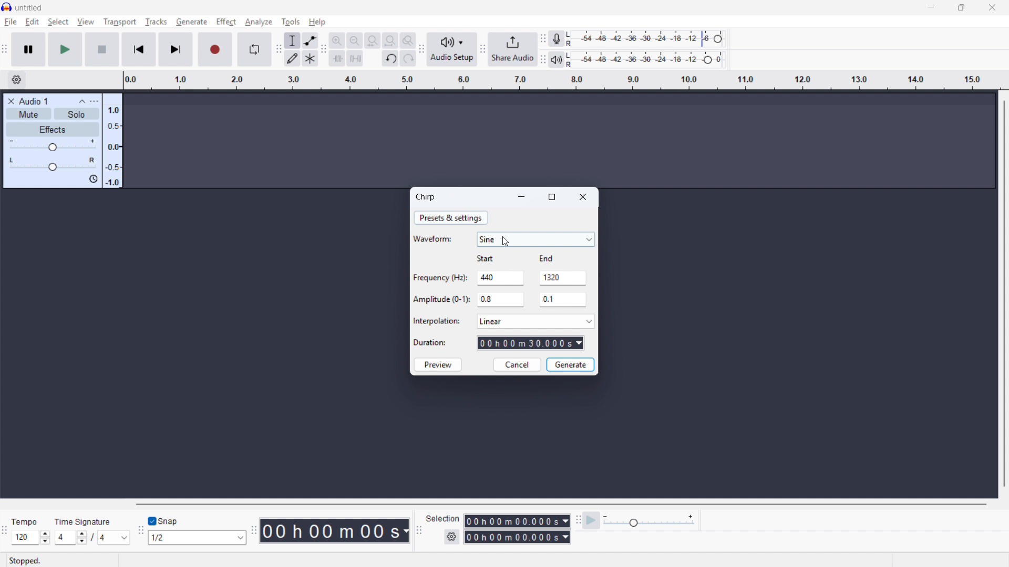 Image resolution: width=1009 pixels, height=567 pixels. What do you see at coordinates (278, 50) in the screenshot?
I see `Tools toolbar ` at bounding box center [278, 50].